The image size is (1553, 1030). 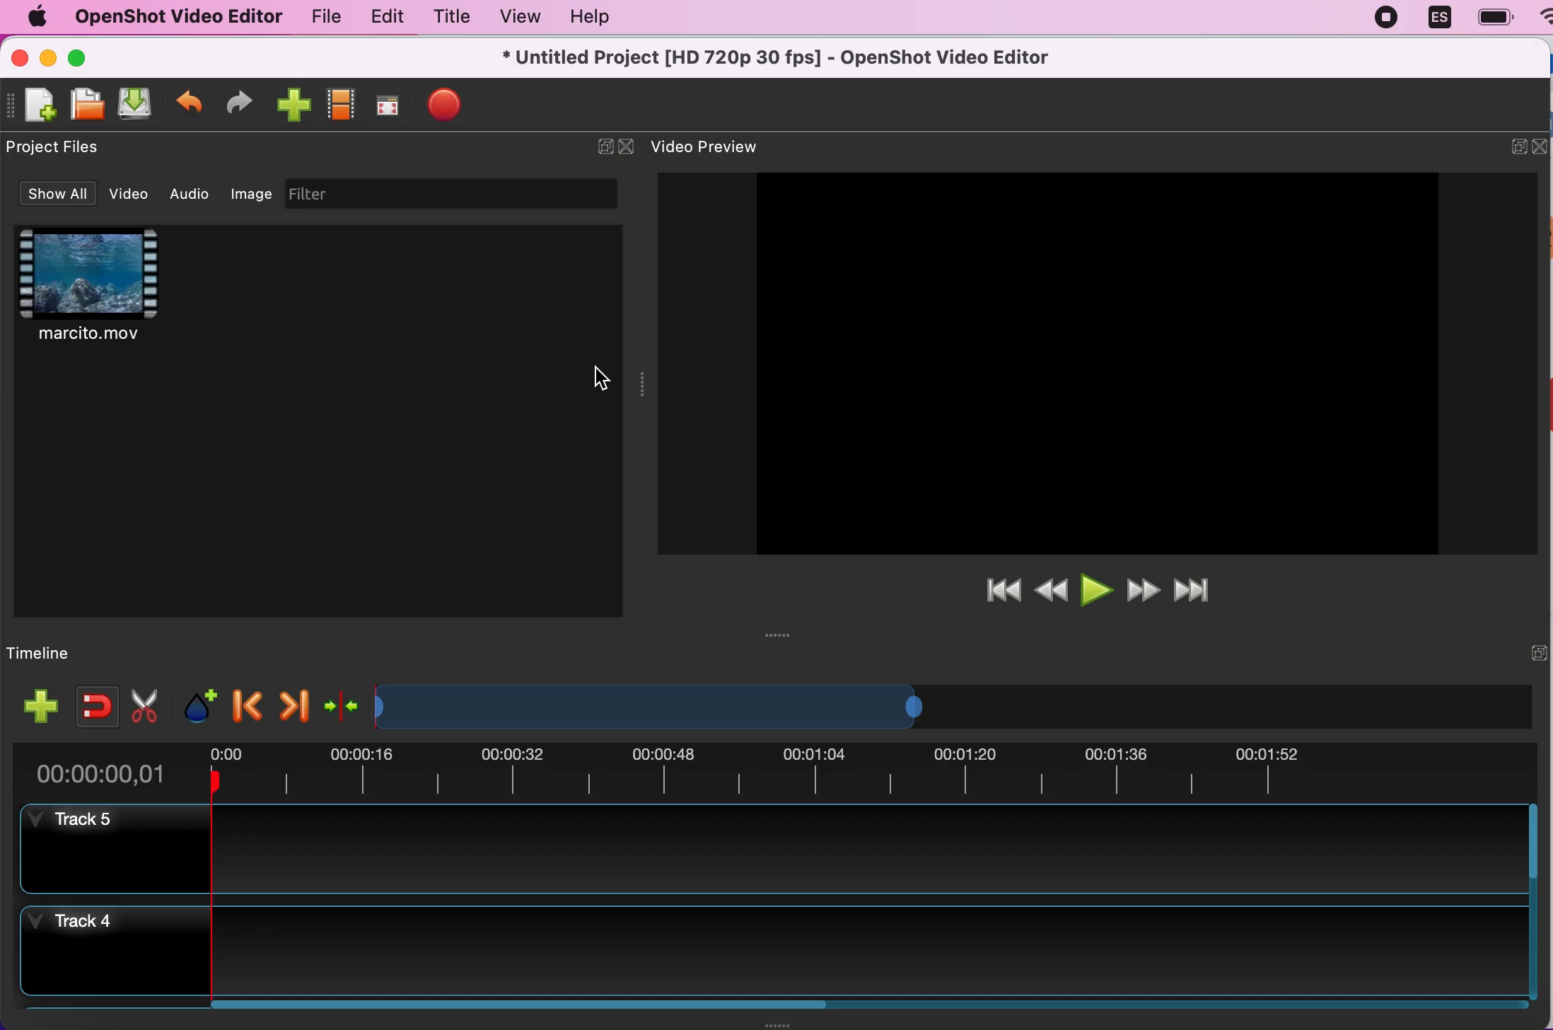 I want to click on previous marker, so click(x=245, y=704).